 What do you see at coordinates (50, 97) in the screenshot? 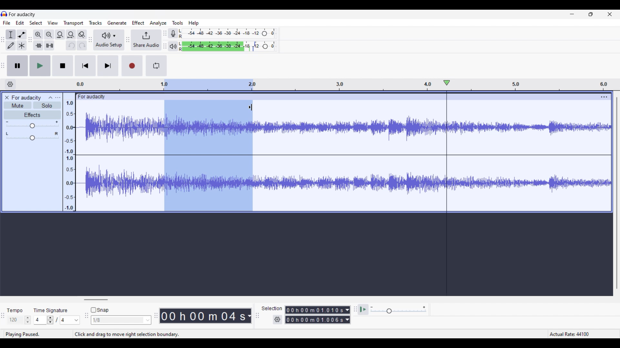
I see `Collapse` at bounding box center [50, 97].